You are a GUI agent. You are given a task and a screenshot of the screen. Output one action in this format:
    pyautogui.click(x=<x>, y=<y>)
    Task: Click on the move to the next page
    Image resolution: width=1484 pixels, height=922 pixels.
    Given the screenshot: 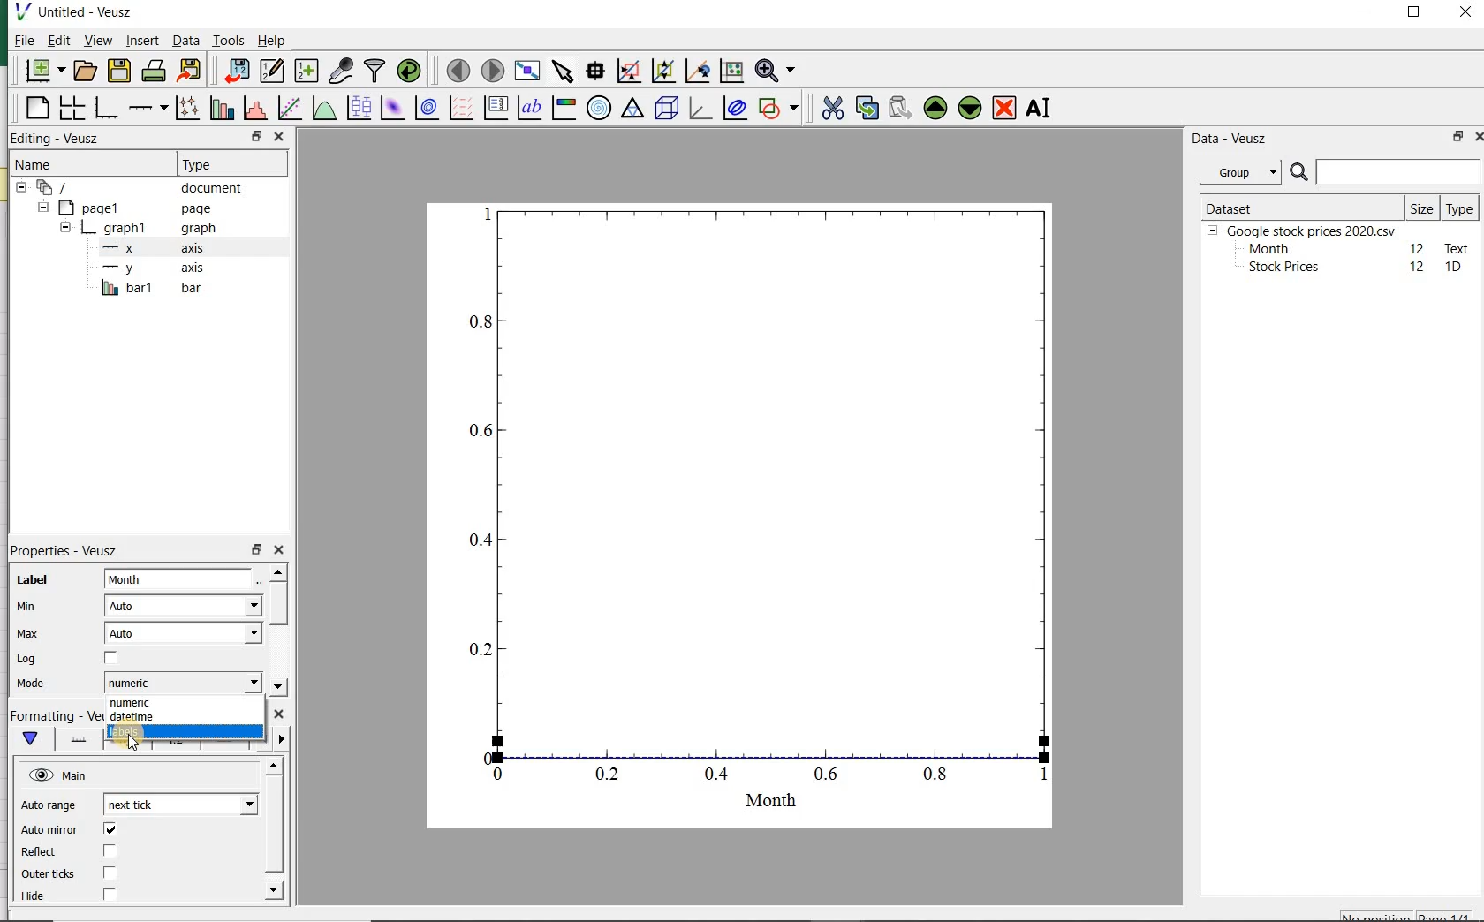 What is the action you would take?
    pyautogui.click(x=493, y=72)
    